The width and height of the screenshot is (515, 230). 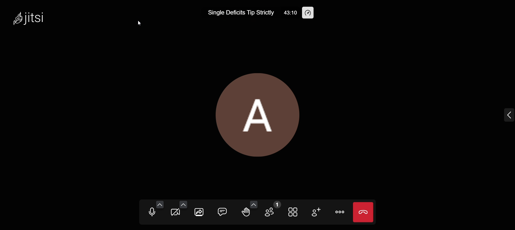 I want to click on screen share, so click(x=199, y=213).